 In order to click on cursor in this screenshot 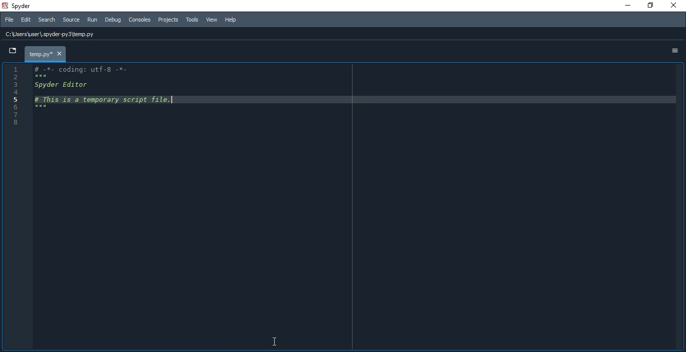, I will do `click(273, 339)`.